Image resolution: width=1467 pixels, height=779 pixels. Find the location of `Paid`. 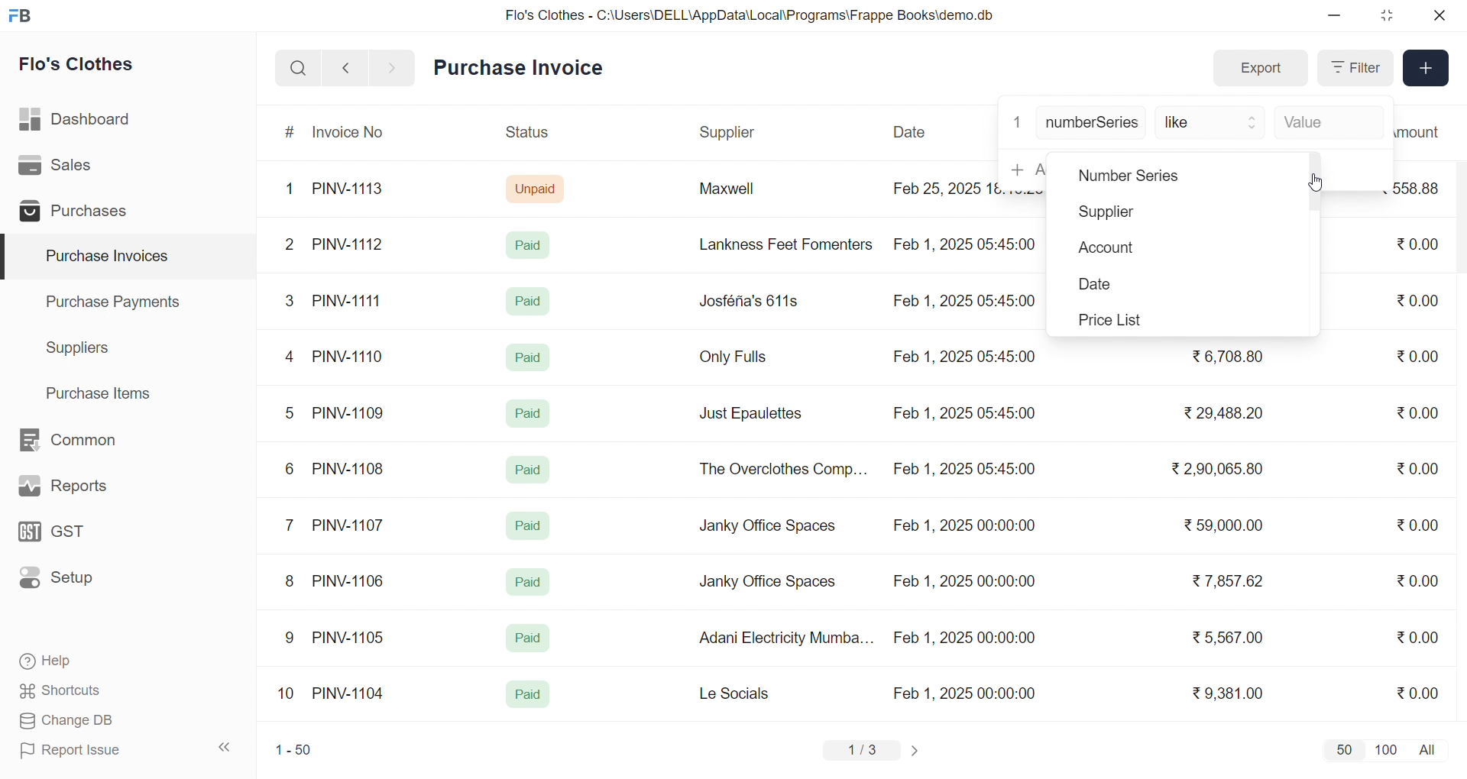

Paid is located at coordinates (528, 695).